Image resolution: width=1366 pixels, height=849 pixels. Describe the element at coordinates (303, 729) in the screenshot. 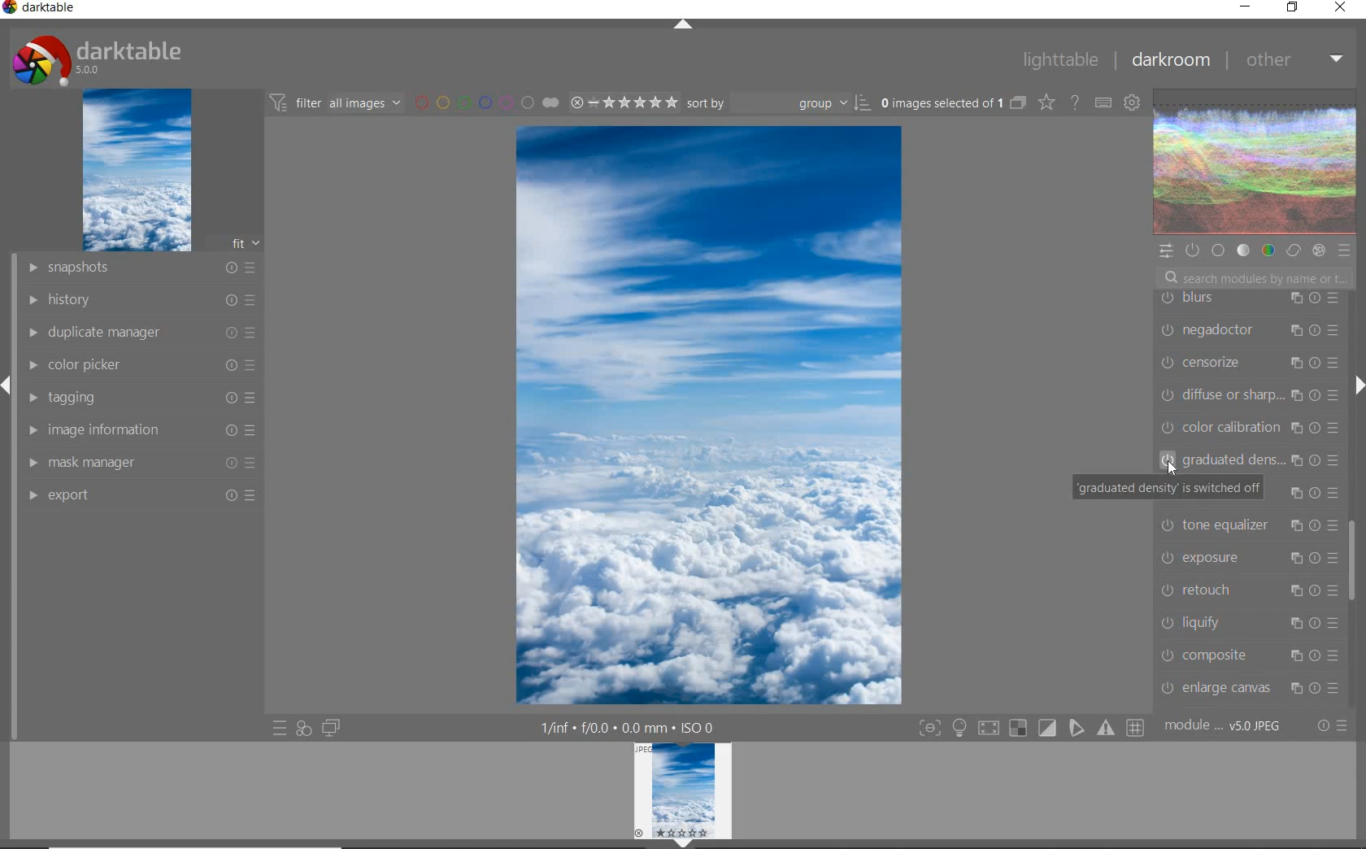

I see `QUICK ACCESS FOR APLYING ANY OF YOUR STYLES` at that location.